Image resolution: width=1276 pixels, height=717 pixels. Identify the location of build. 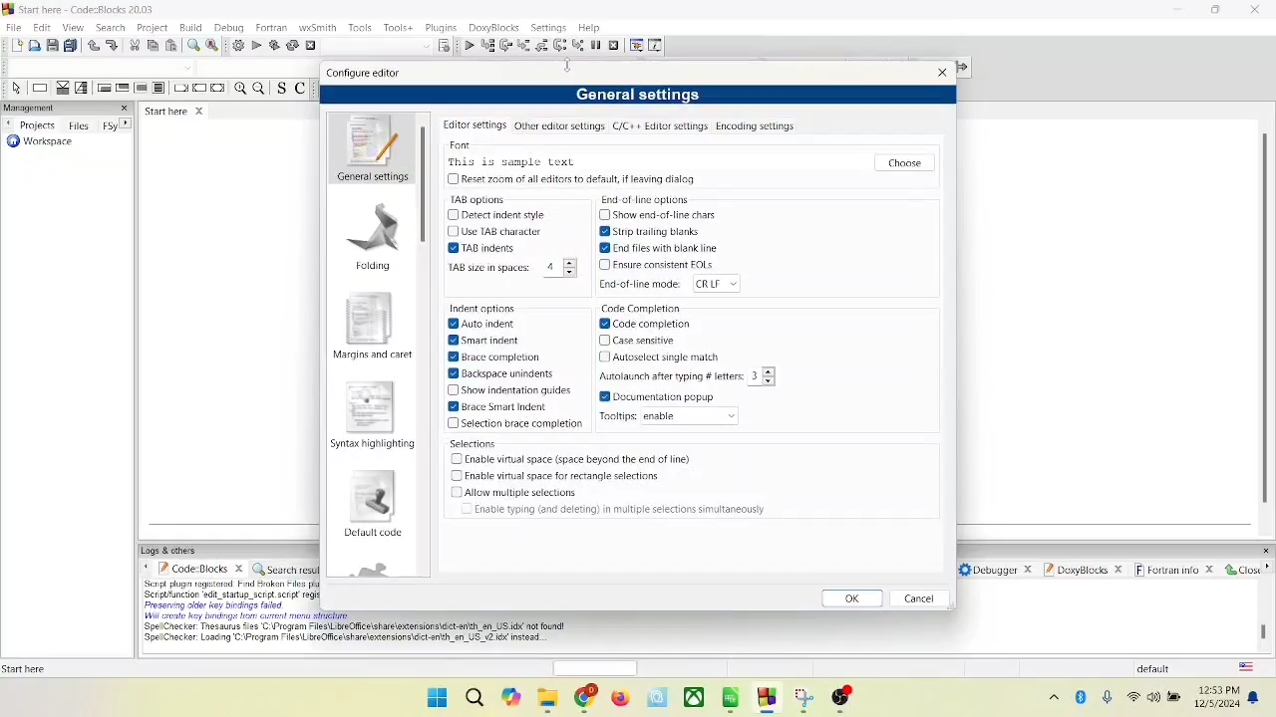
(190, 27).